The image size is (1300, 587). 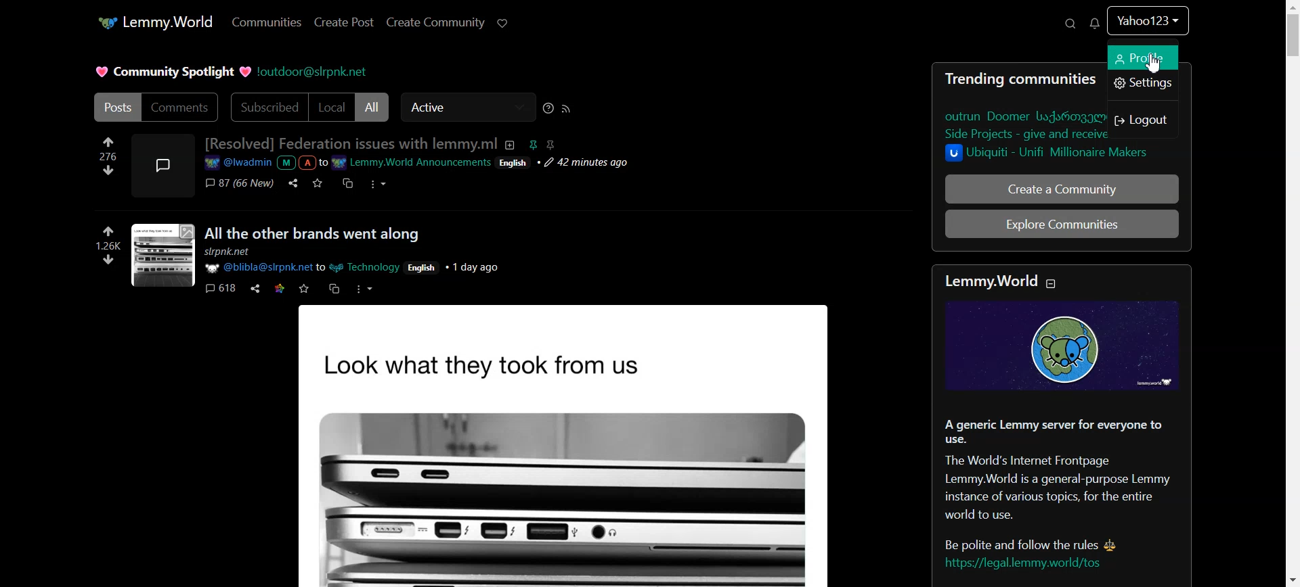 I want to click on more actions, so click(x=378, y=185).